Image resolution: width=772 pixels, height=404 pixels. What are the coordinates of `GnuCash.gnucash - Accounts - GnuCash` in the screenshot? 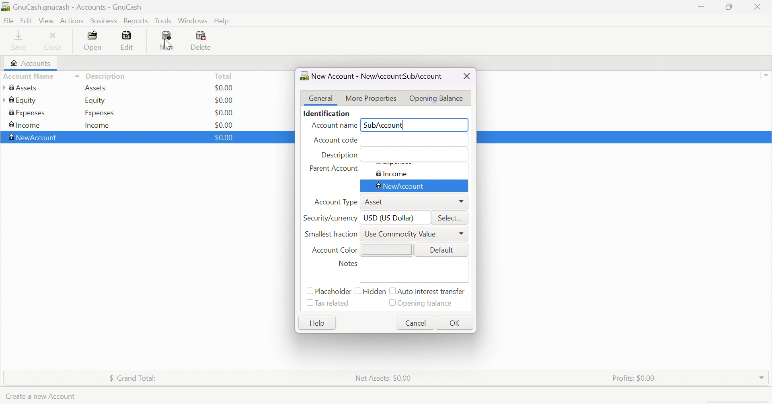 It's located at (74, 7).